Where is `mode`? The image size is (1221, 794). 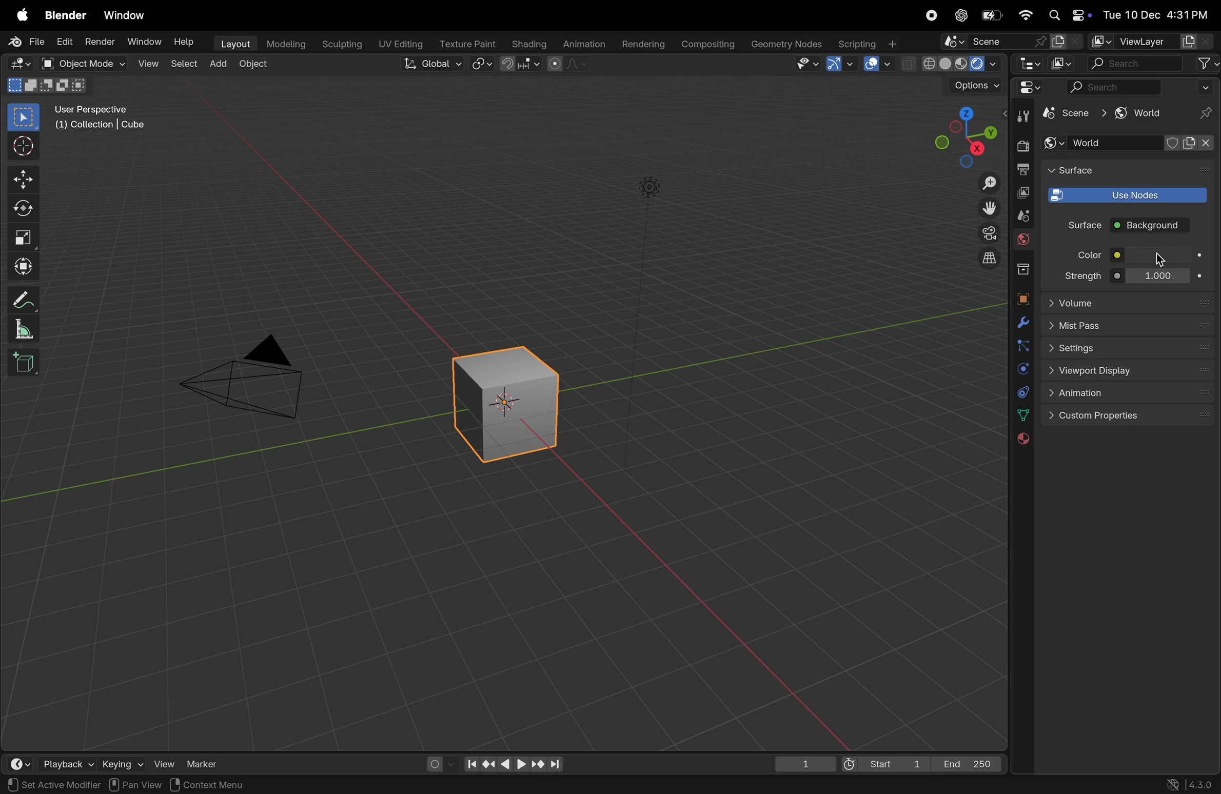 mode is located at coordinates (45, 86).